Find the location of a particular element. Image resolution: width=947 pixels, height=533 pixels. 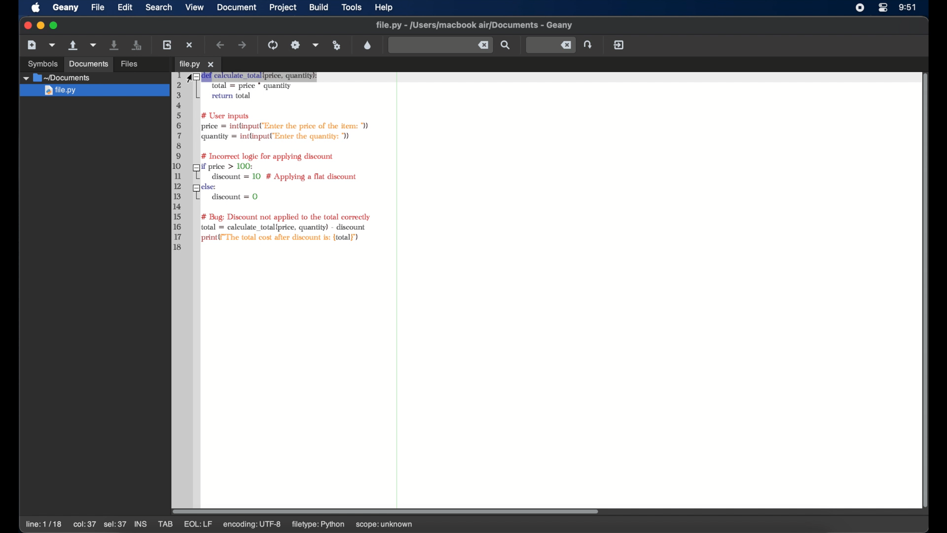

navigate back a  location is located at coordinates (221, 45).